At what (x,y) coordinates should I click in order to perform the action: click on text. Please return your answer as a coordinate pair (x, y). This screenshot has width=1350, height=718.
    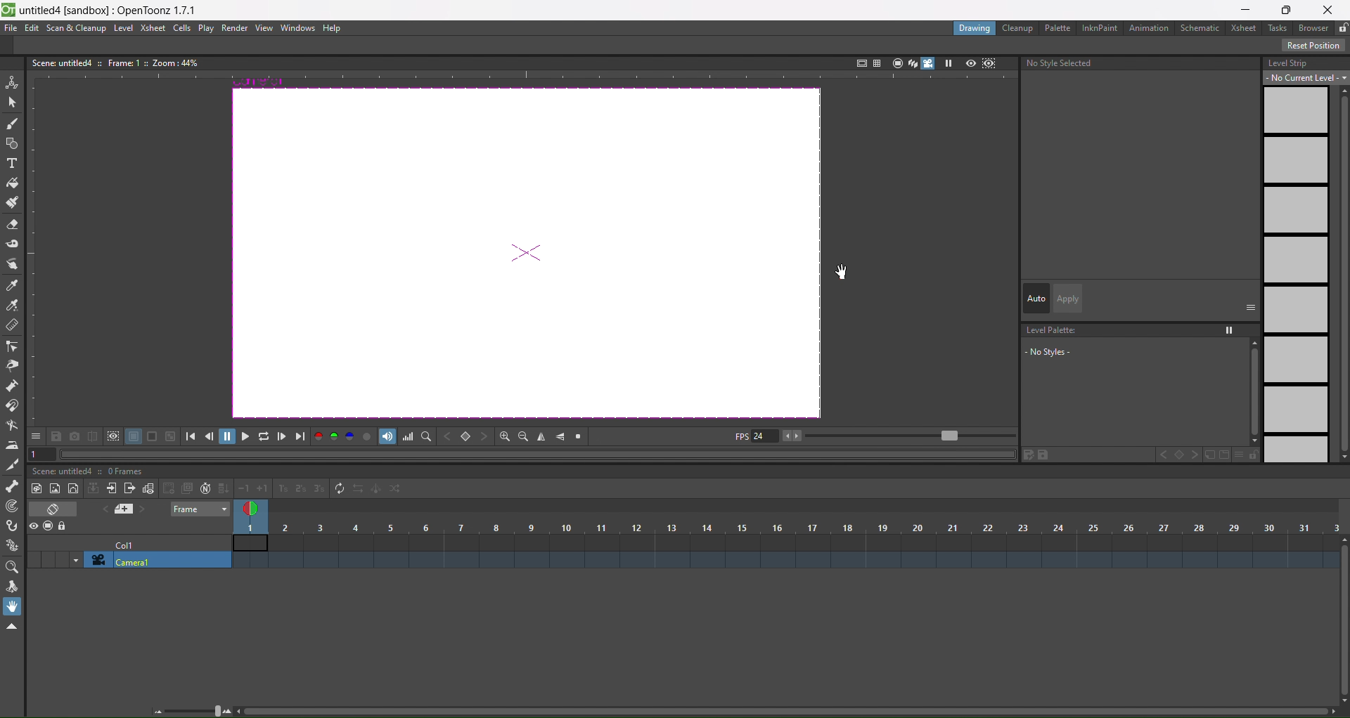
    Looking at the image, I should click on (1062, 63).